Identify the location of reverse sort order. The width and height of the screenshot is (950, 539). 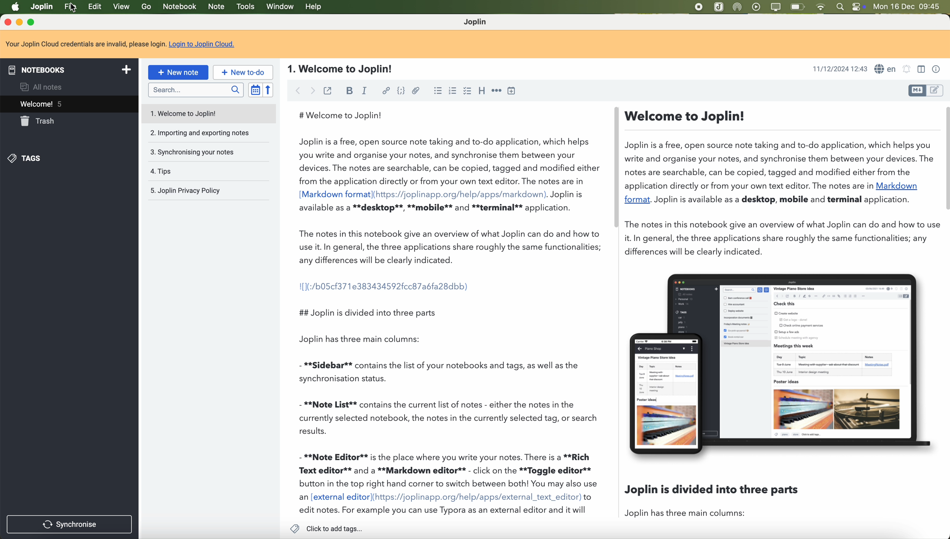
(268, 90).